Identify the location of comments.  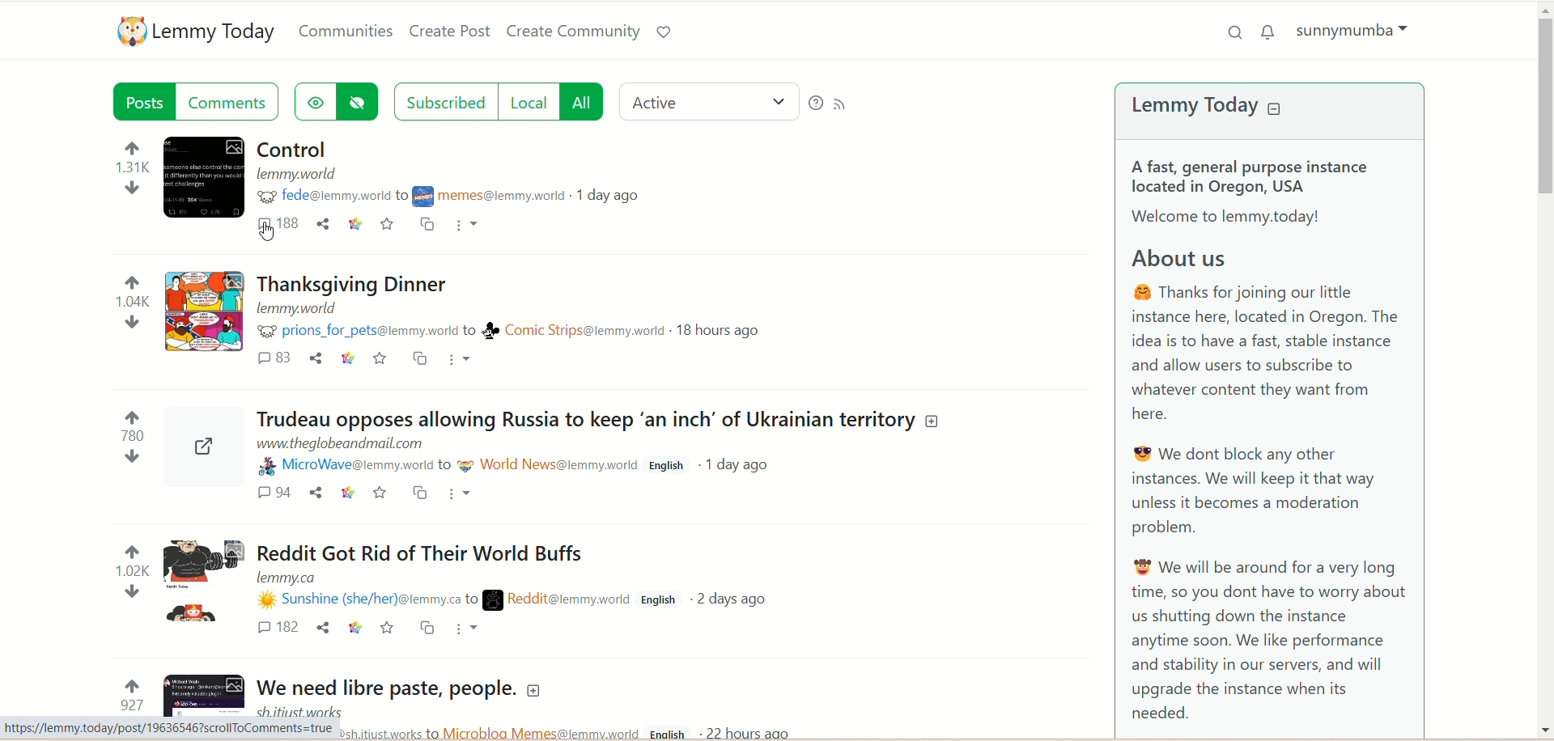
(269, 495).